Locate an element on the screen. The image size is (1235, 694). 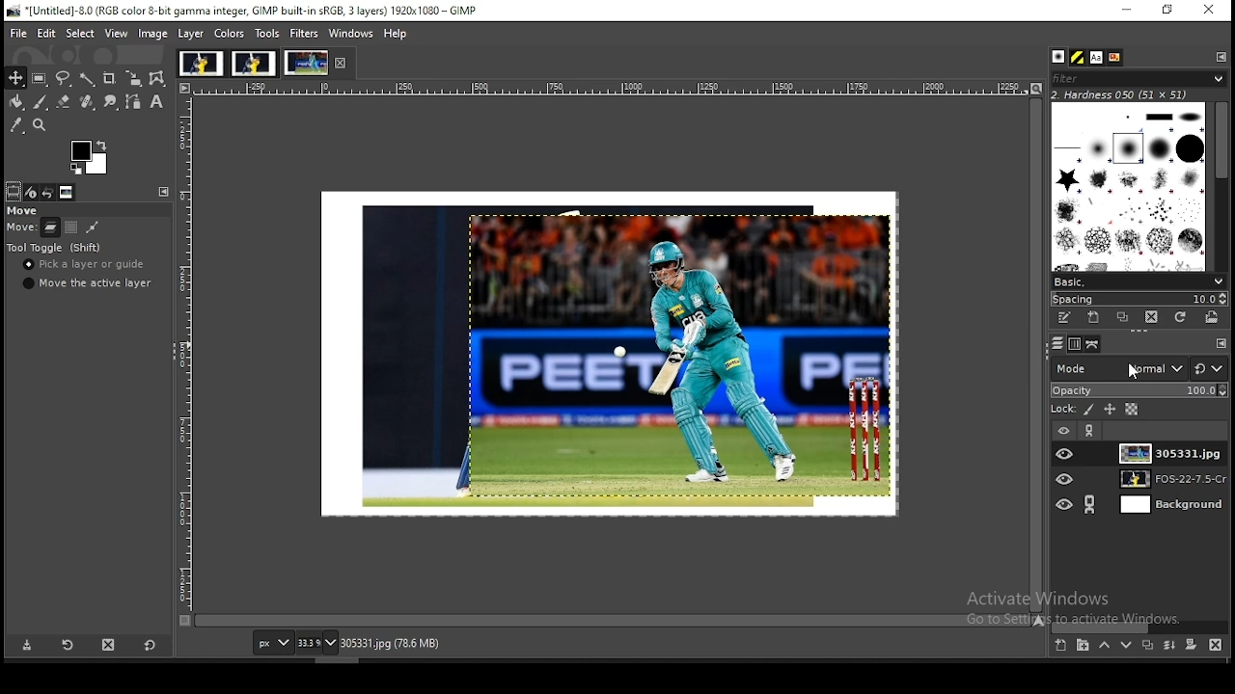
delete tool preset is located at coordinates (106, 645).